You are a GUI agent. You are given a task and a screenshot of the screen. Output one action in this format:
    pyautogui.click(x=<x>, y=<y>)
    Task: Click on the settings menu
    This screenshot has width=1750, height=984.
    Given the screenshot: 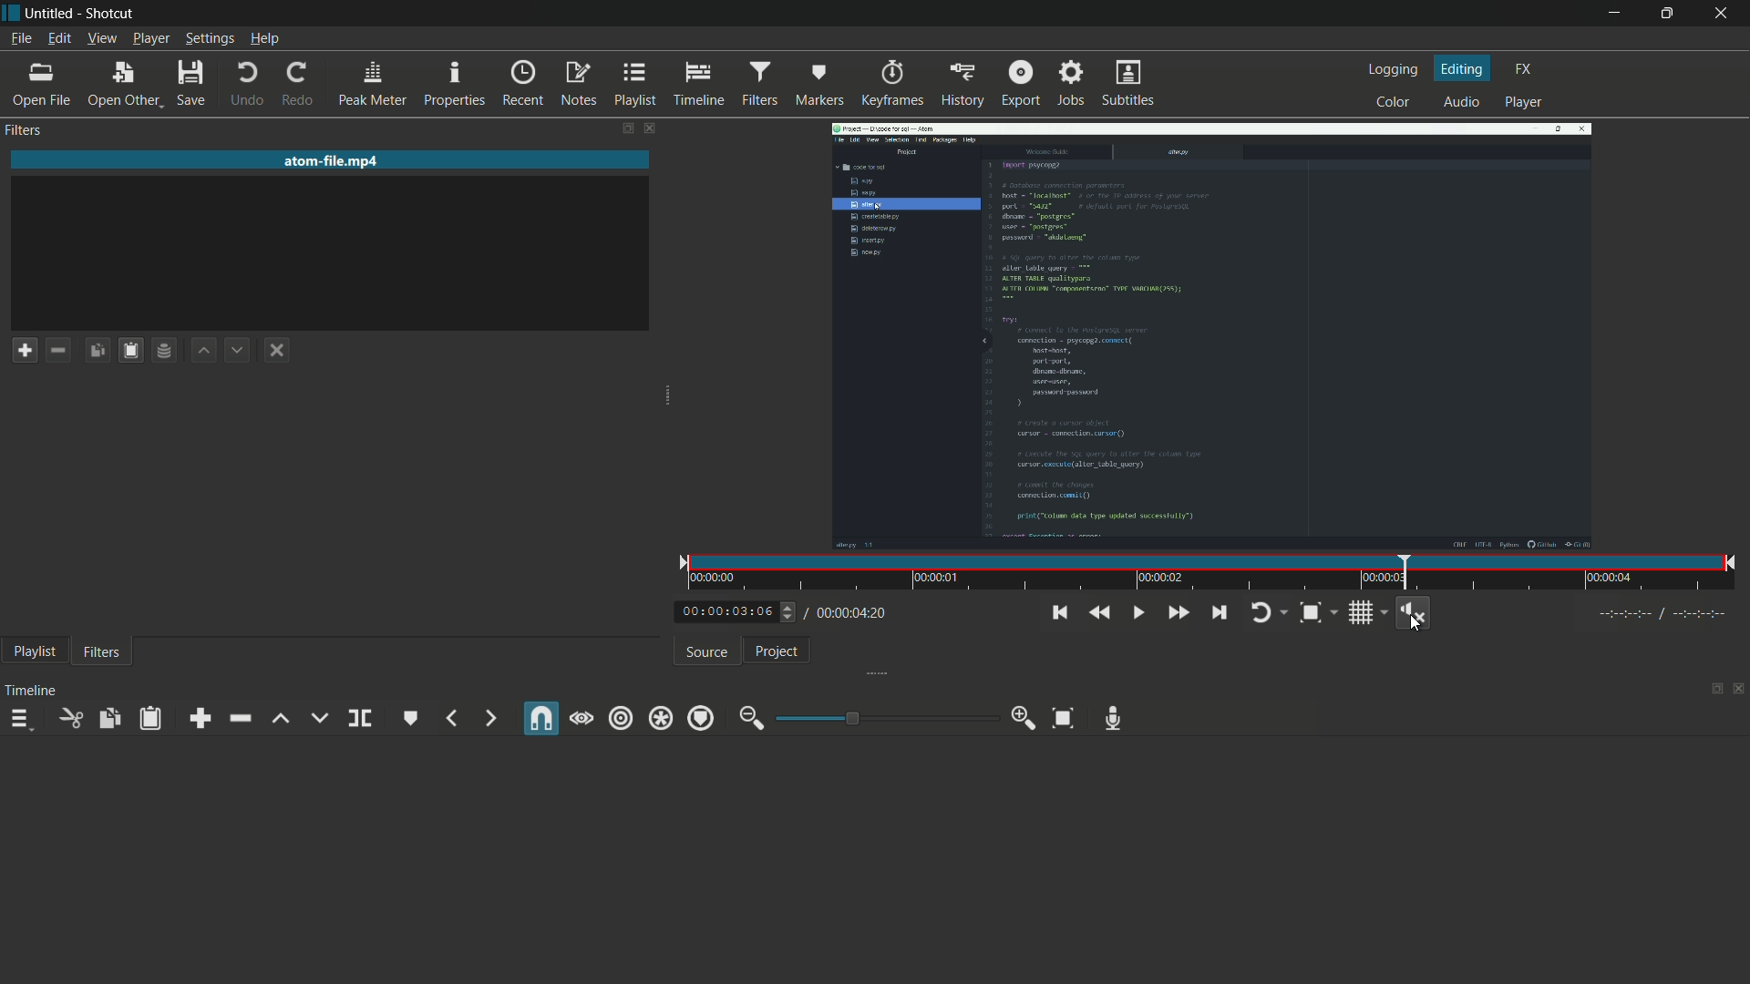 What is the action you would take?
    pyautogui.click(x=209, y=38)
    